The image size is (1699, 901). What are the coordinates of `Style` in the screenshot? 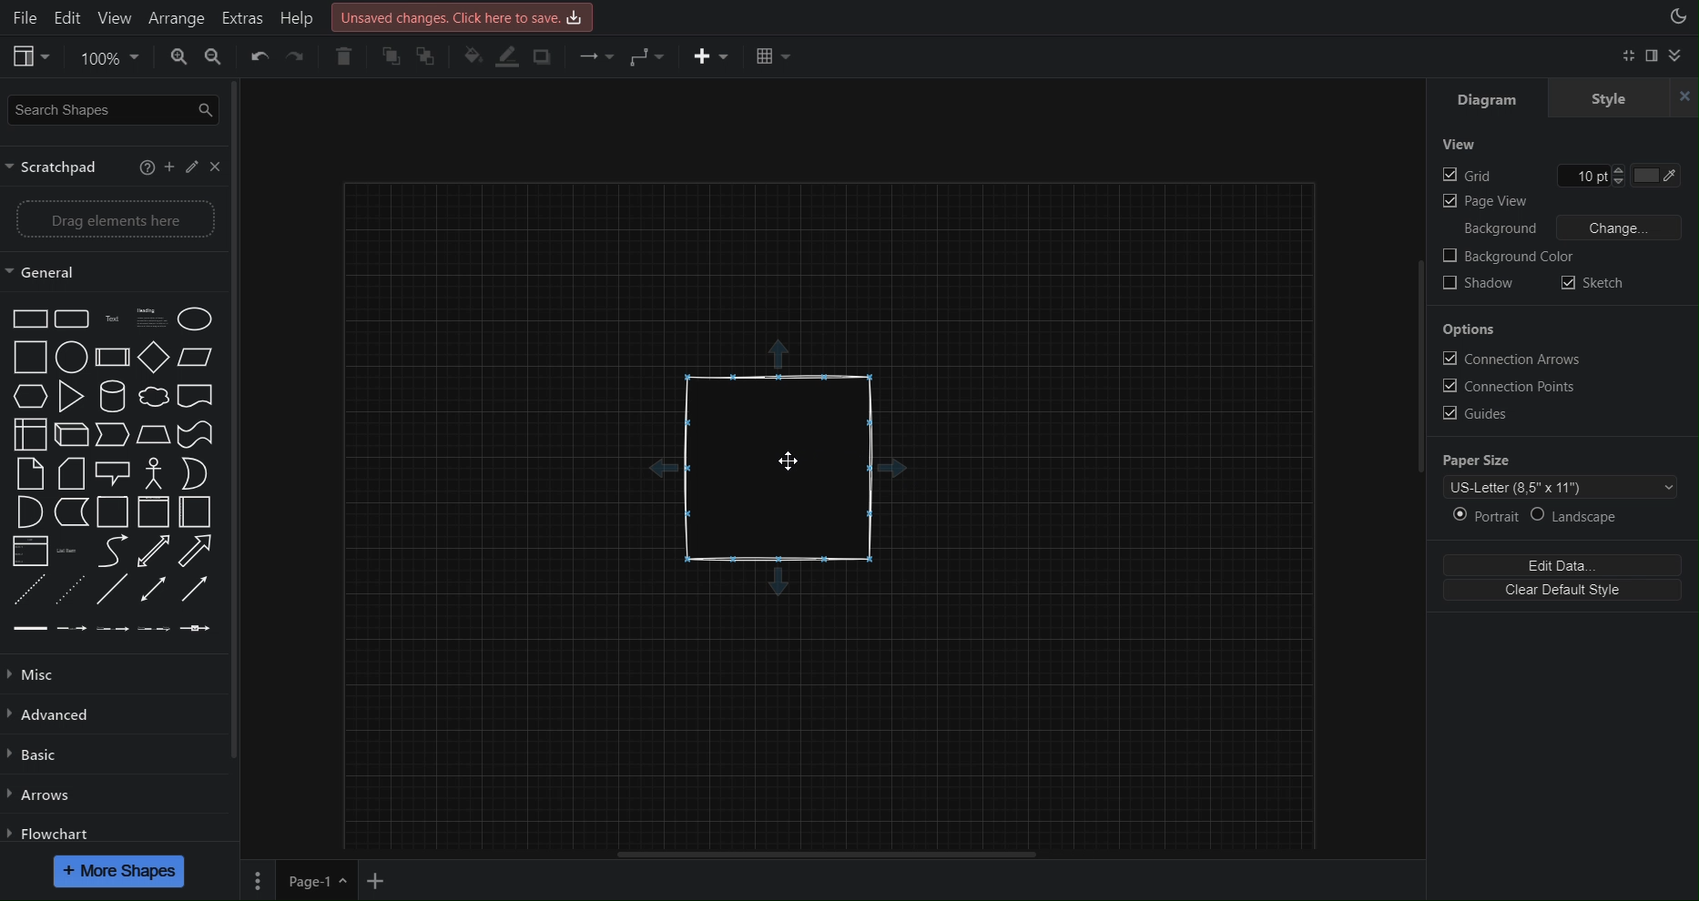 It's located at (1627, 100).